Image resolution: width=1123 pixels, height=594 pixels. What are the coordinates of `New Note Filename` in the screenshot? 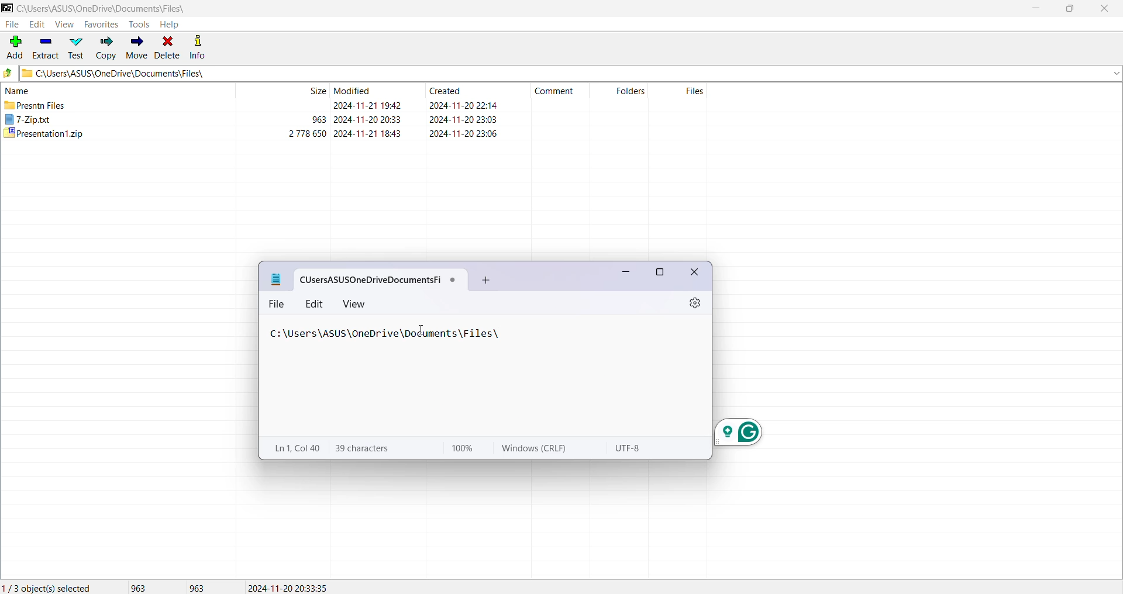 It's located at (371, 281).